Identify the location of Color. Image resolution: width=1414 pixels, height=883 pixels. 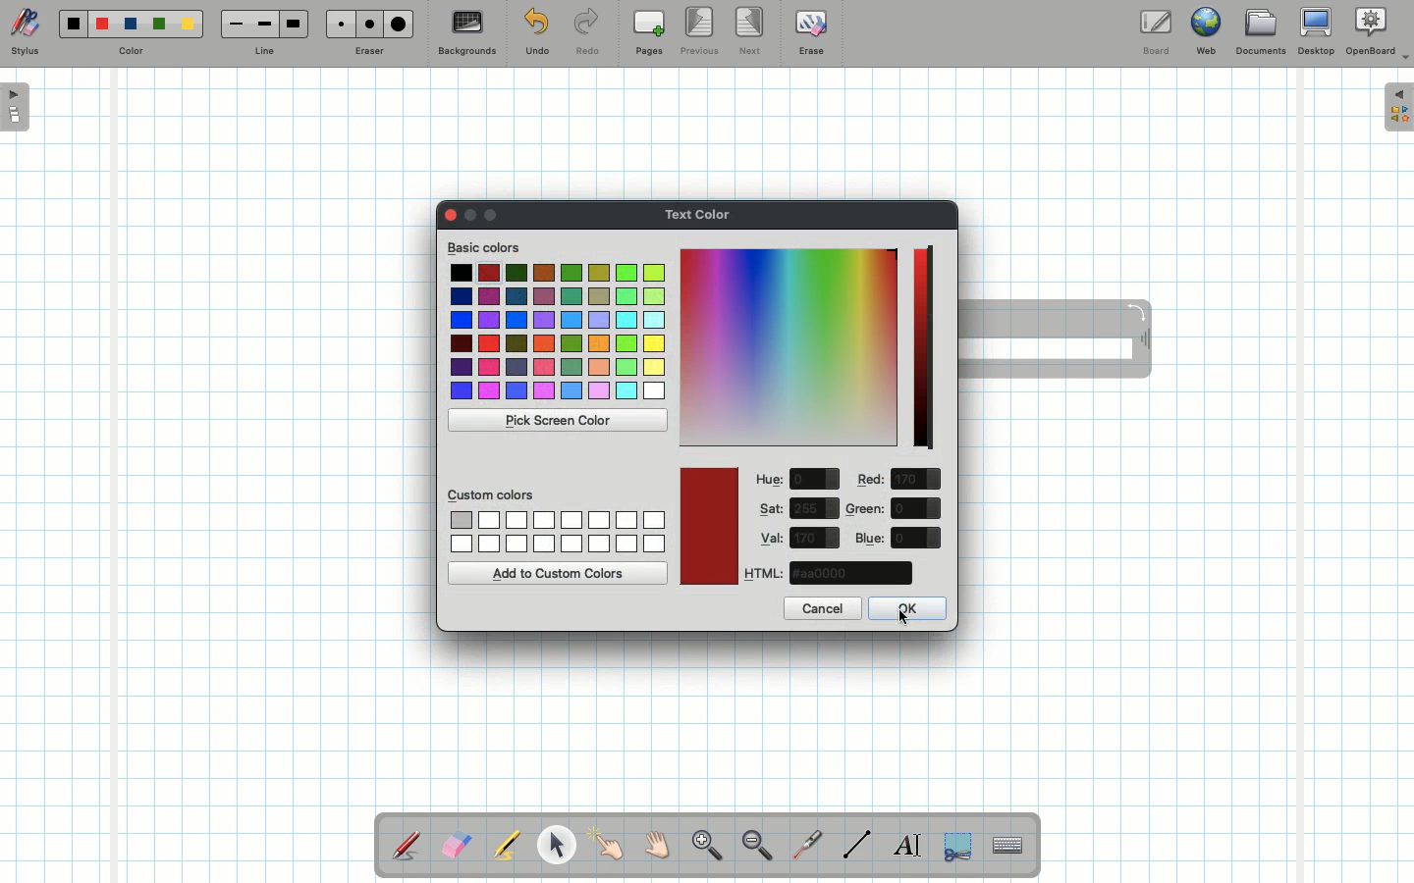
(129, 52).